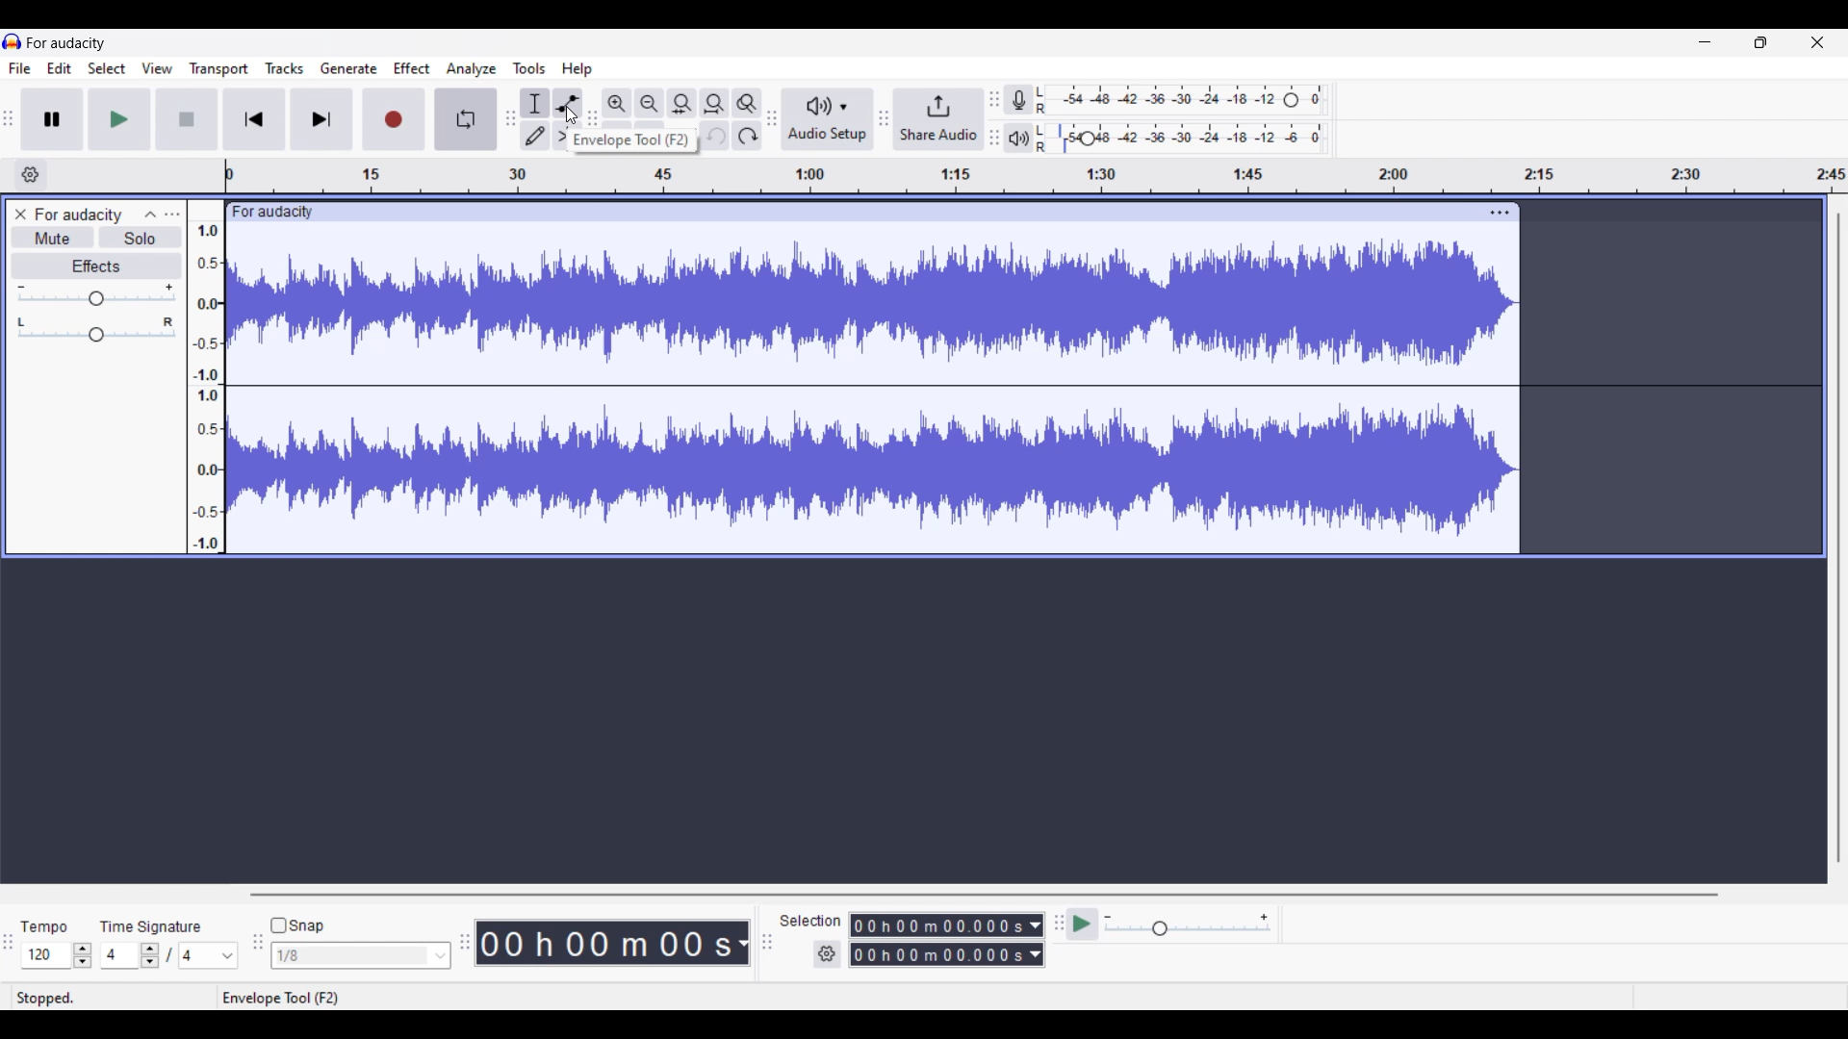 Image resolution: width=1848 pixels, height=1039 pixels. What do you see at coordinates (939, 118) in the screenshot?
I see `Share audio` at bounding box center [939, 118].